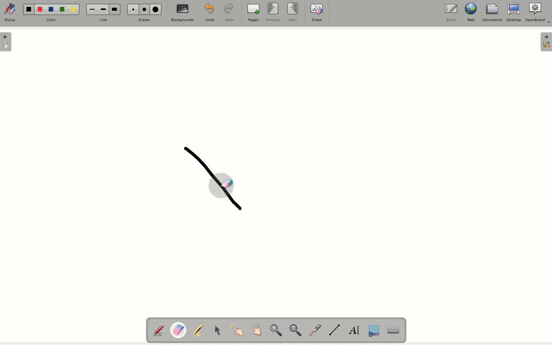  What do you see at coordinates (74, 10) in the screenshot?
I see `Yellow` at bounding box center [74, 10].